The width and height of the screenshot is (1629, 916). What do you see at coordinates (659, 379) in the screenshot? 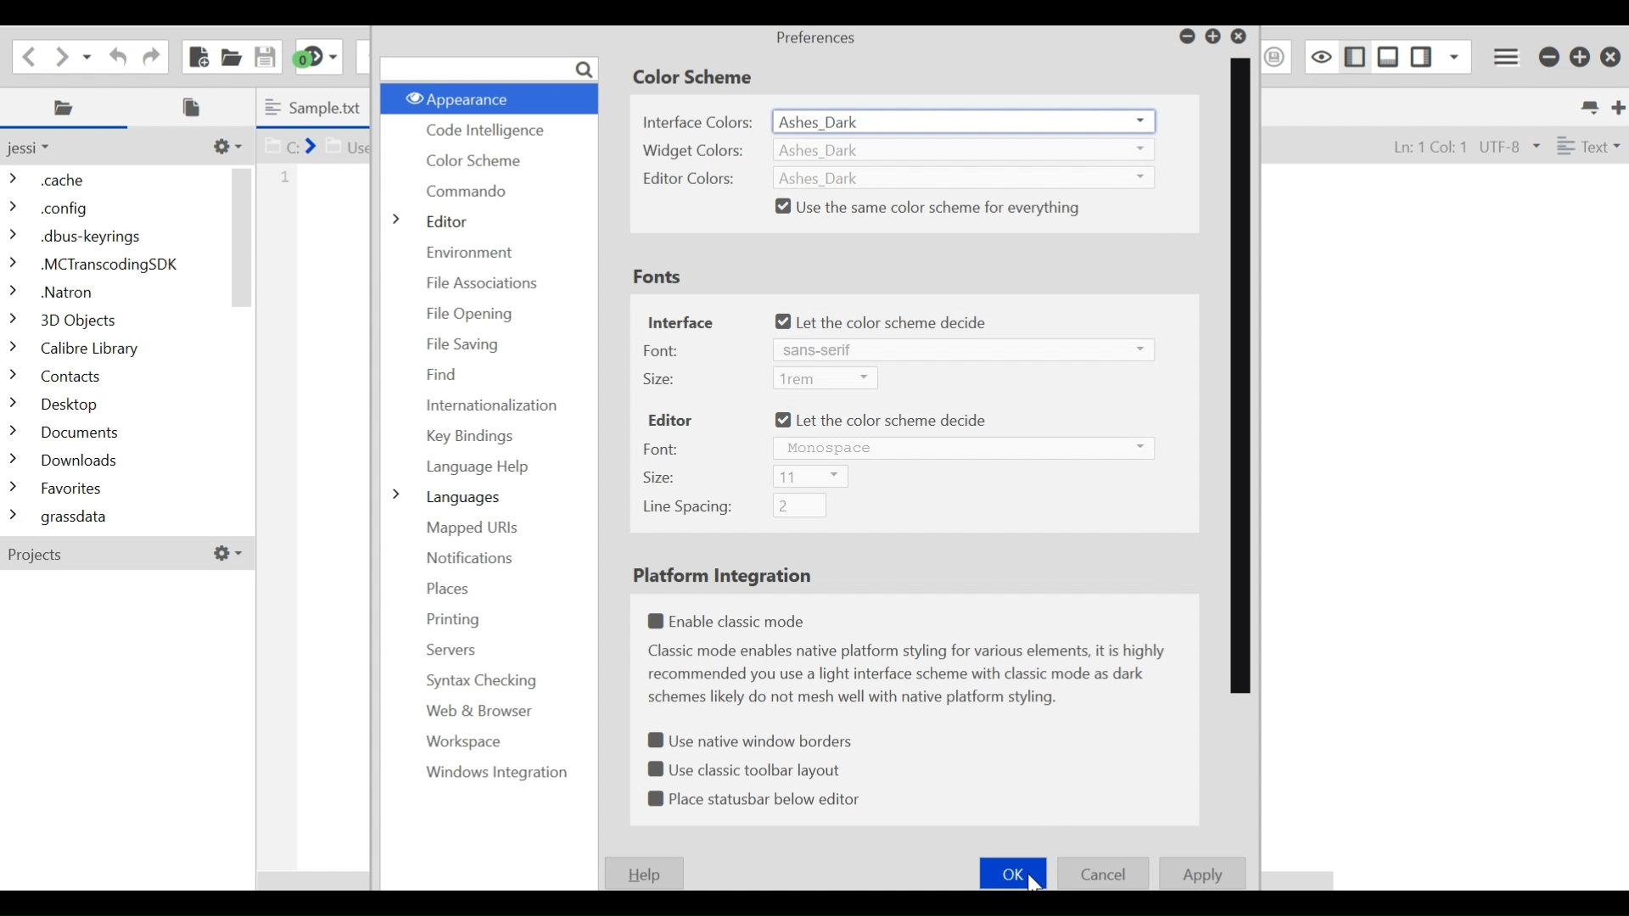
I see `Size` at bounding box center [659, 379].